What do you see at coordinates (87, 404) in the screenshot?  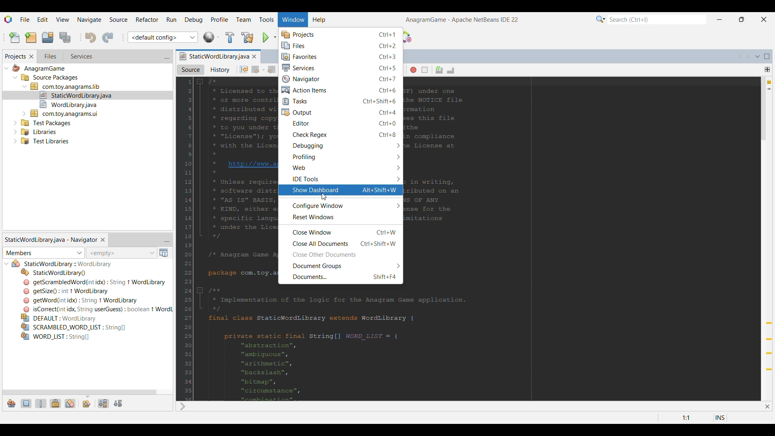 I see `Fully qualified names` at bounding box center [87, 404].